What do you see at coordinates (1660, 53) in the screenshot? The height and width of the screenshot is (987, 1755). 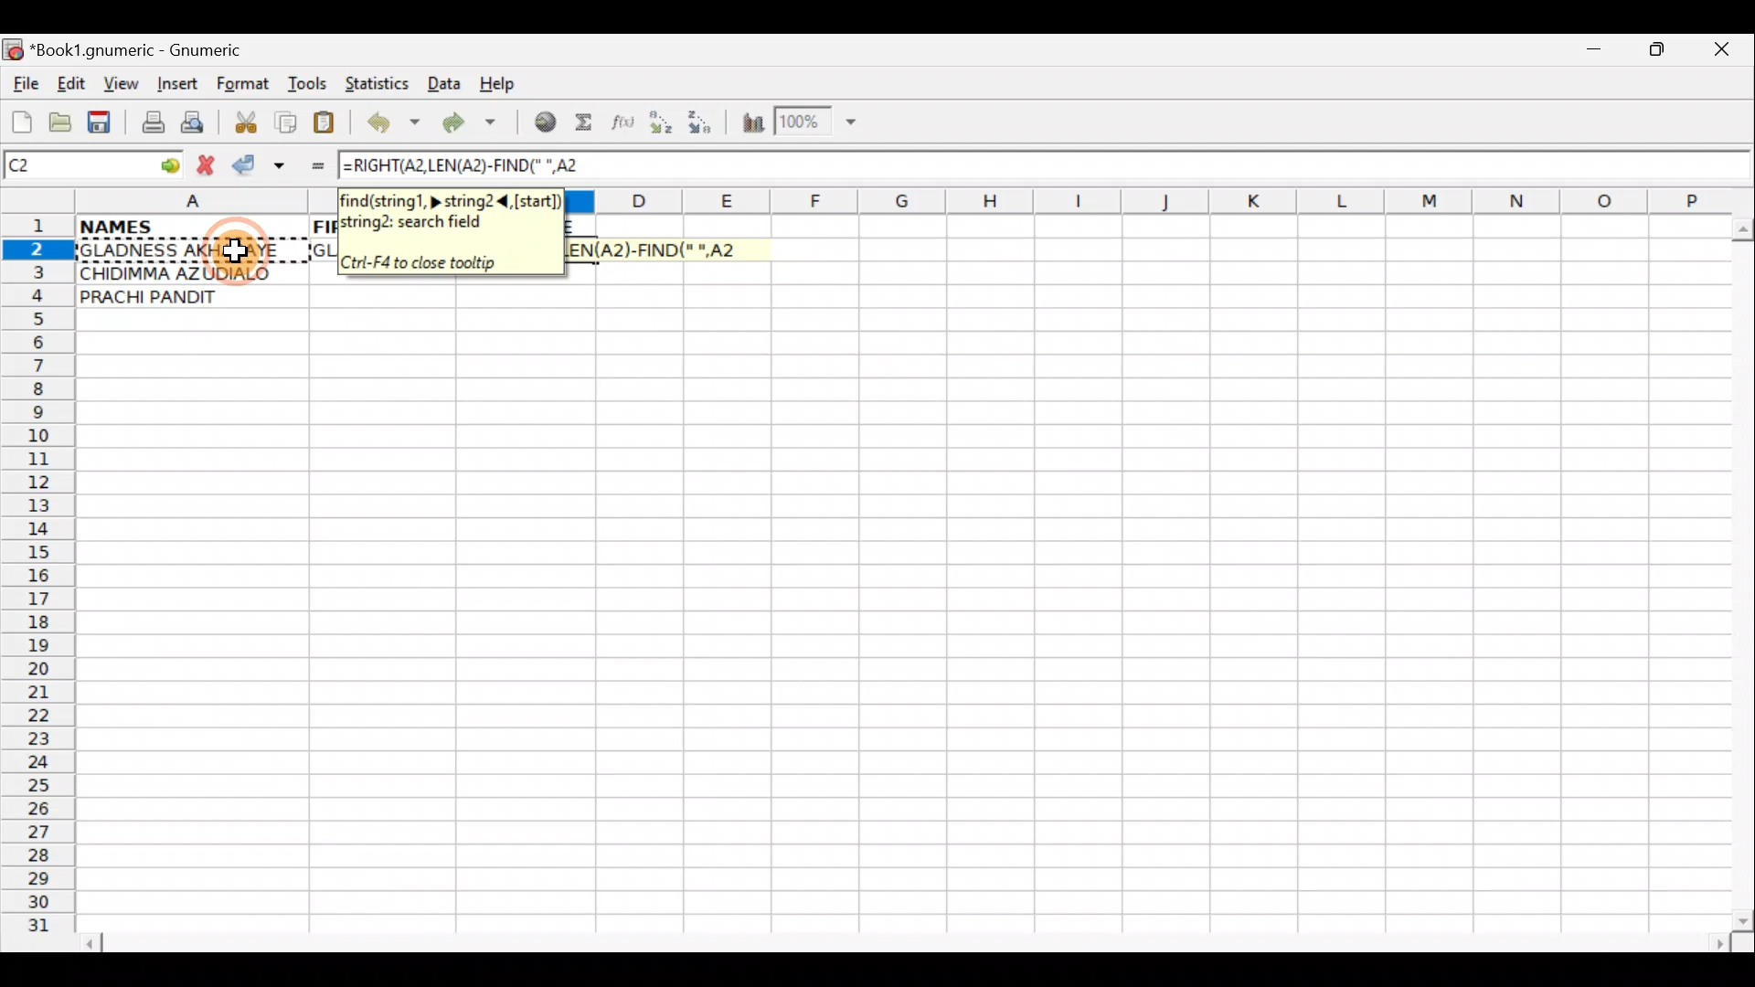 I see `Maximize` at bounding box center [1660, 53].